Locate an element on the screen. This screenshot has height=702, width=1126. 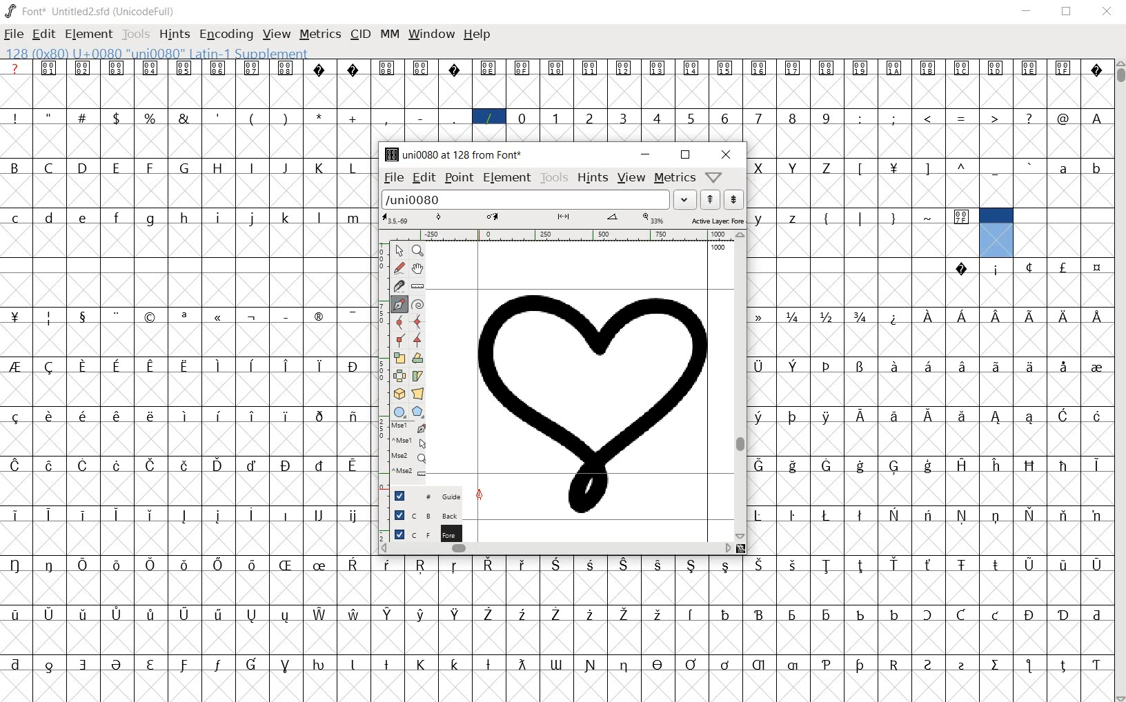
glyph is located at coordinates (319, 69).